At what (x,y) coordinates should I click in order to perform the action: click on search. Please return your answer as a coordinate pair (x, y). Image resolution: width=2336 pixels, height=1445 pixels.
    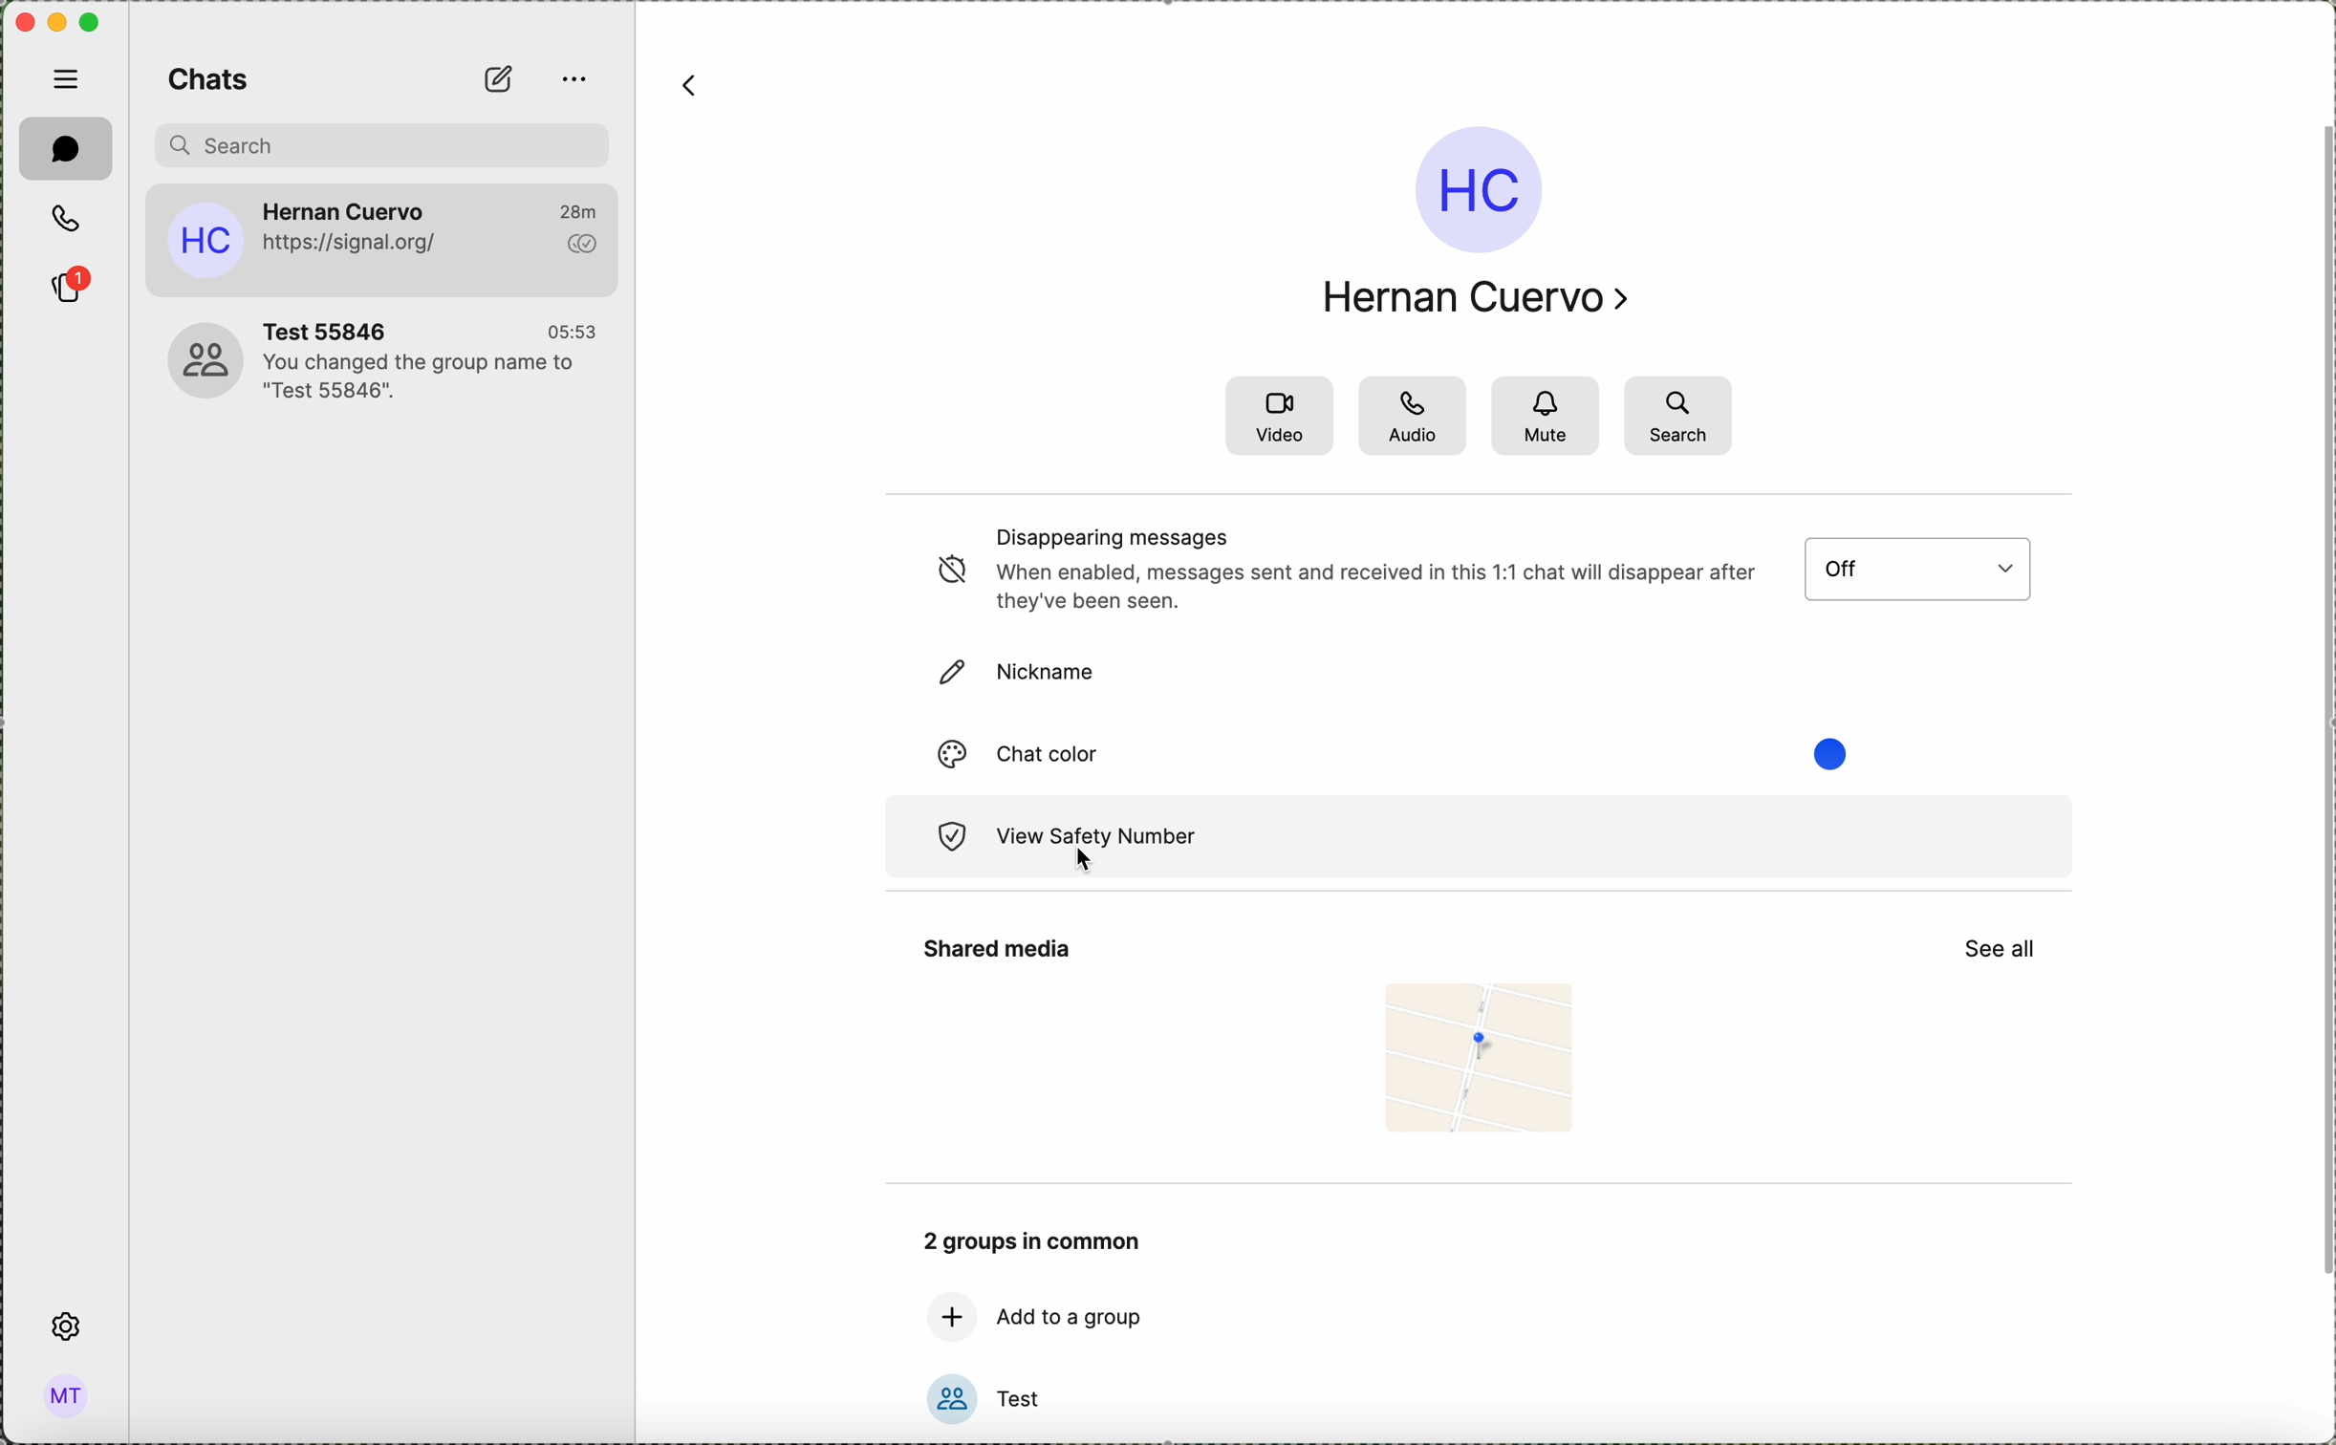
    Looking at the image, I should click on (1678, 414).